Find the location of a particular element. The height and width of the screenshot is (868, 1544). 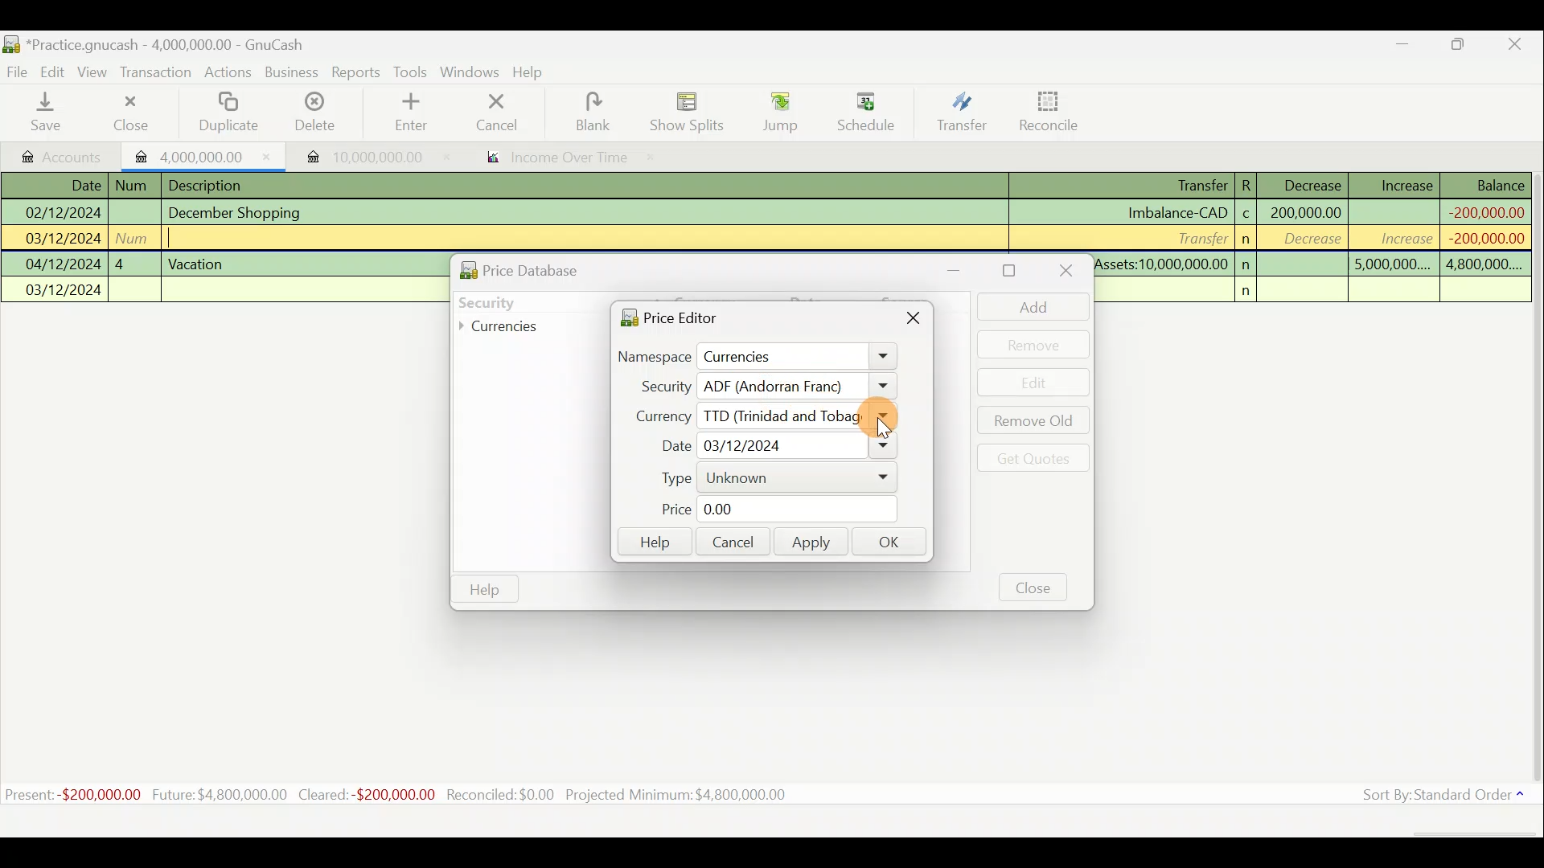

cancel is located at coordinates (514, 114).